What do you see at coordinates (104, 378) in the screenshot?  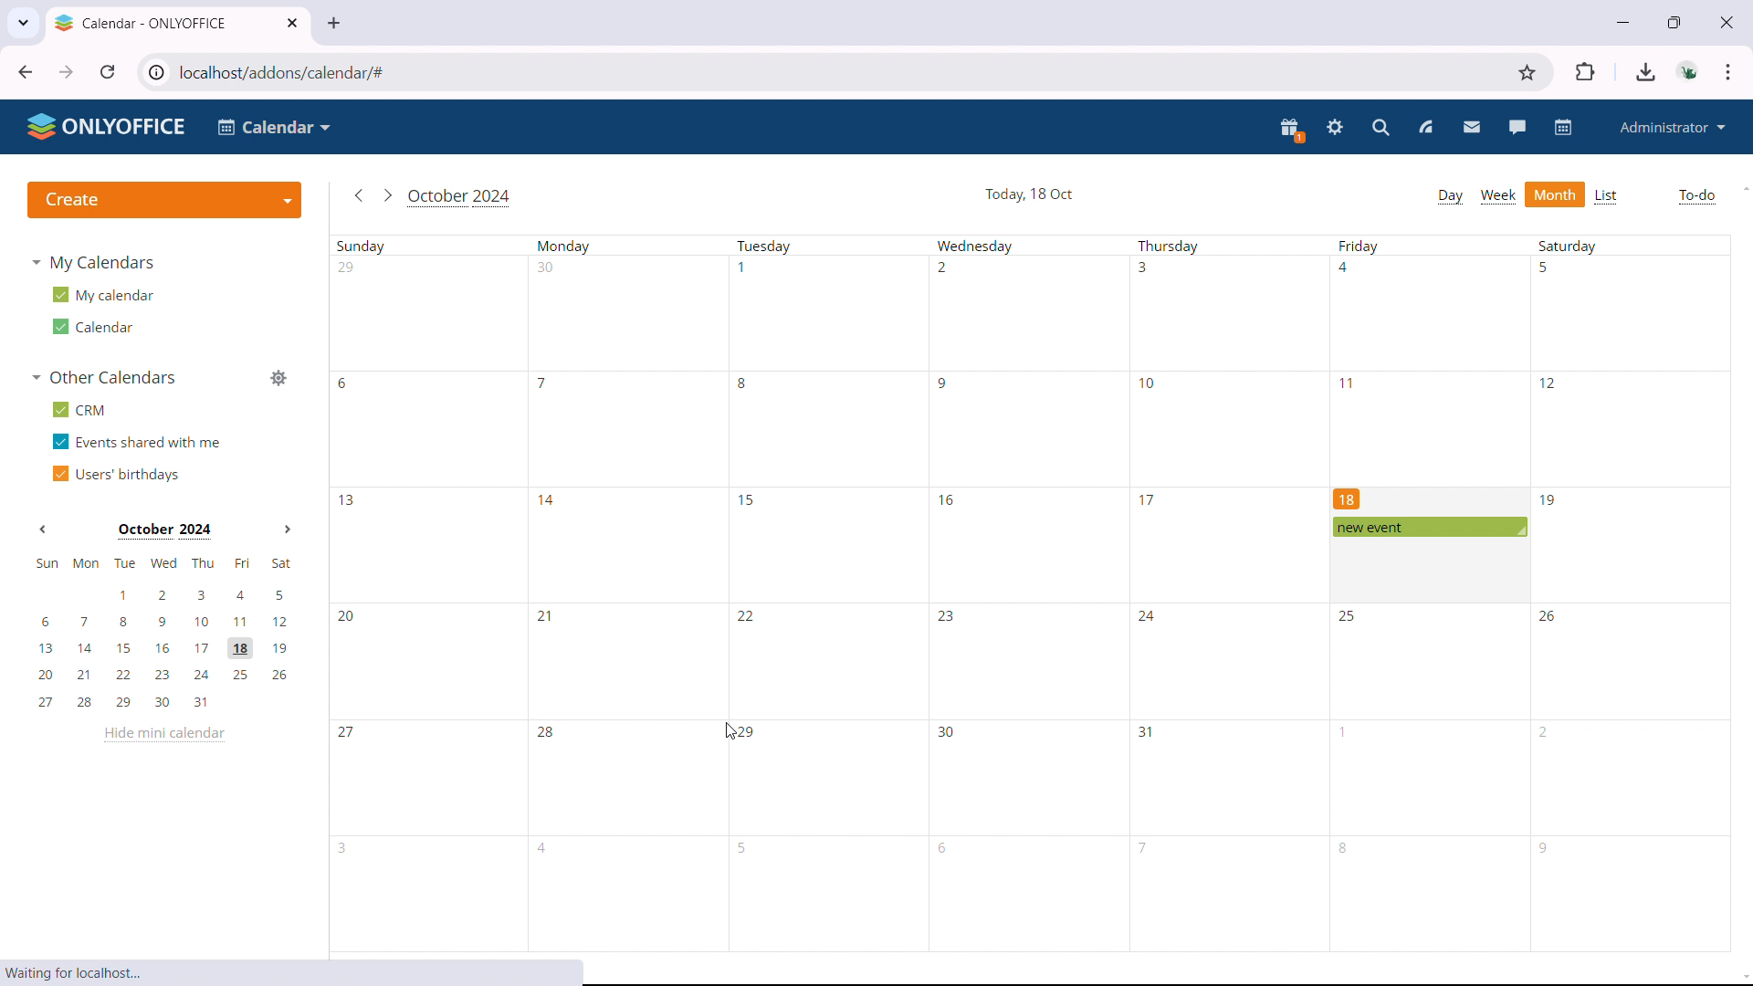 I see `Other Calendars` at bounding box center [104, 378].